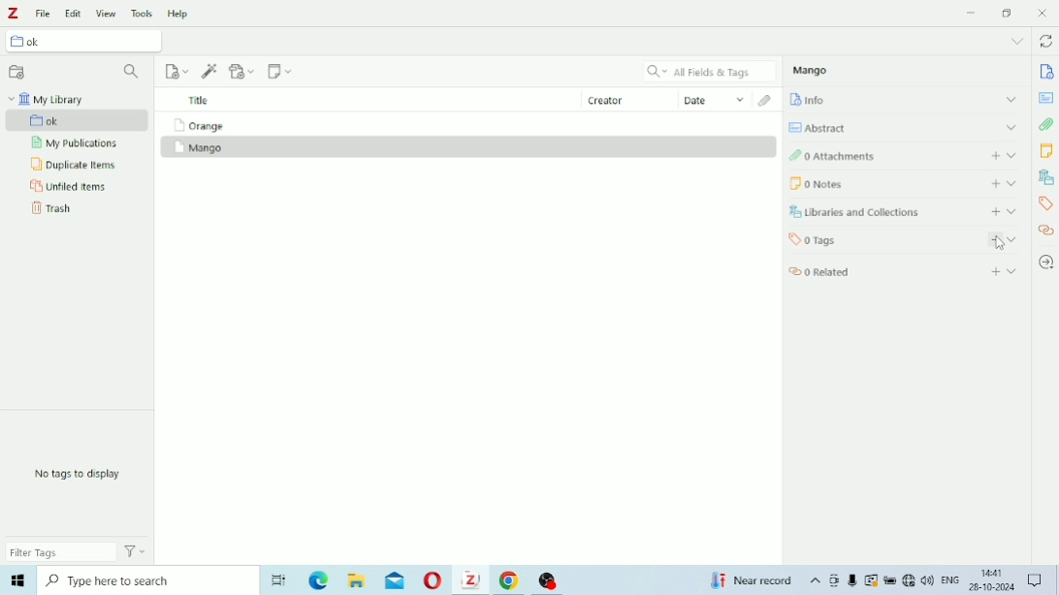 The width and height of the screenshot is (1059, 595). Describe the element at coordinates (1045, 177) in the screenshot. I see `Libraries and Collections` at that location.